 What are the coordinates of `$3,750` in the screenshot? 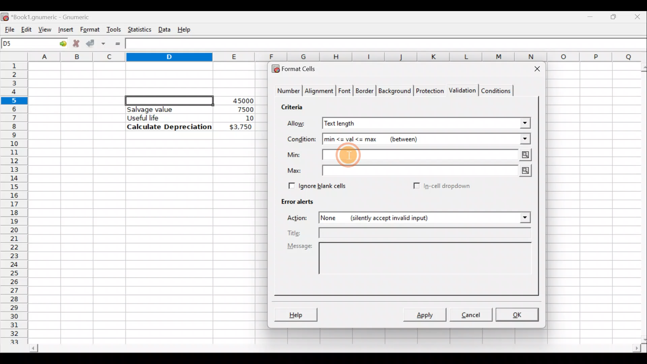 It's located at (240, 127).